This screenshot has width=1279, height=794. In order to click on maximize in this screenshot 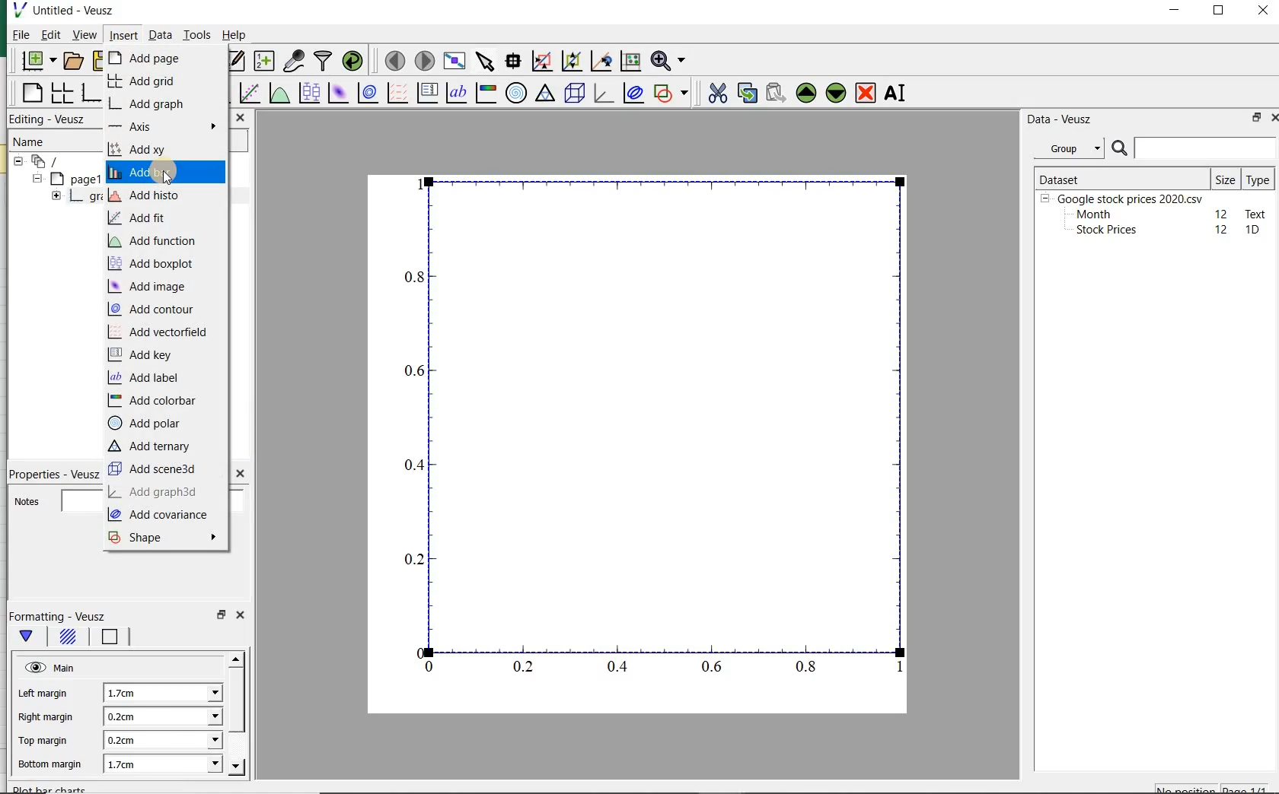, I will do `click(1221, 12)`.